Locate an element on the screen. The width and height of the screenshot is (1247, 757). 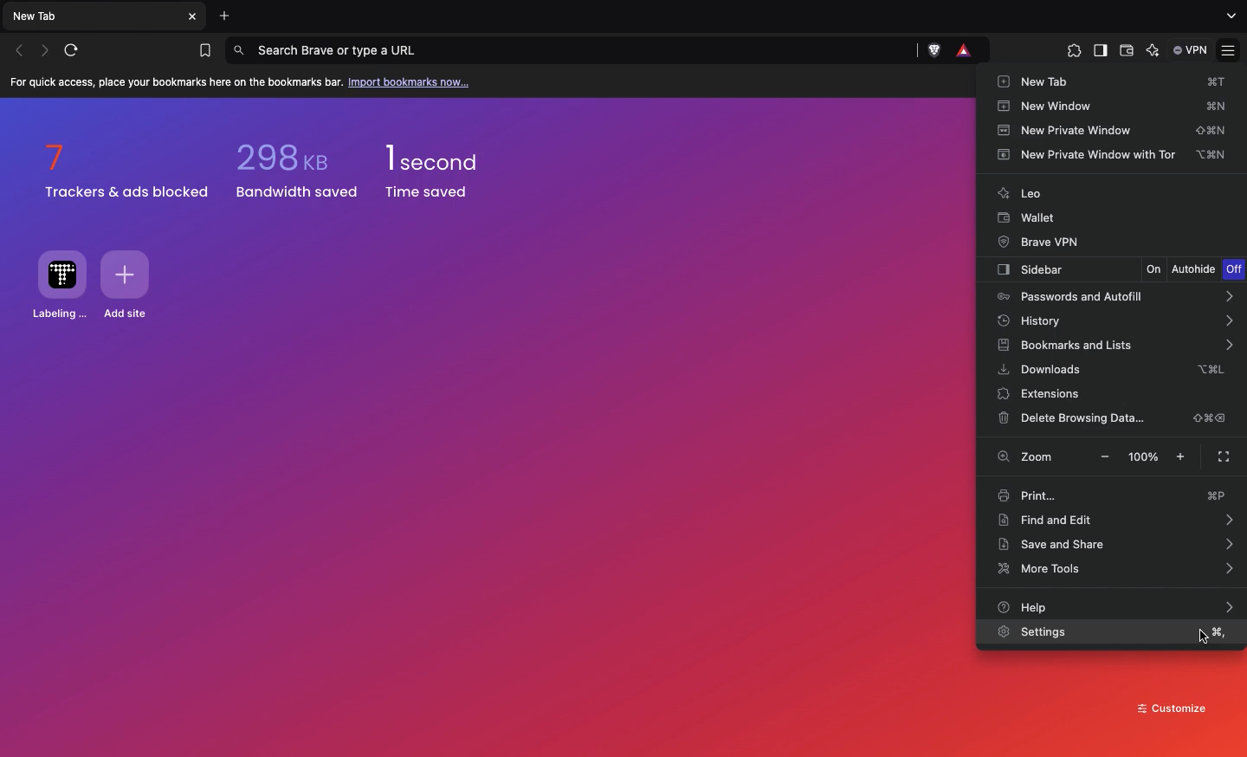
1 second time saved is located at coordinates (443, 171).